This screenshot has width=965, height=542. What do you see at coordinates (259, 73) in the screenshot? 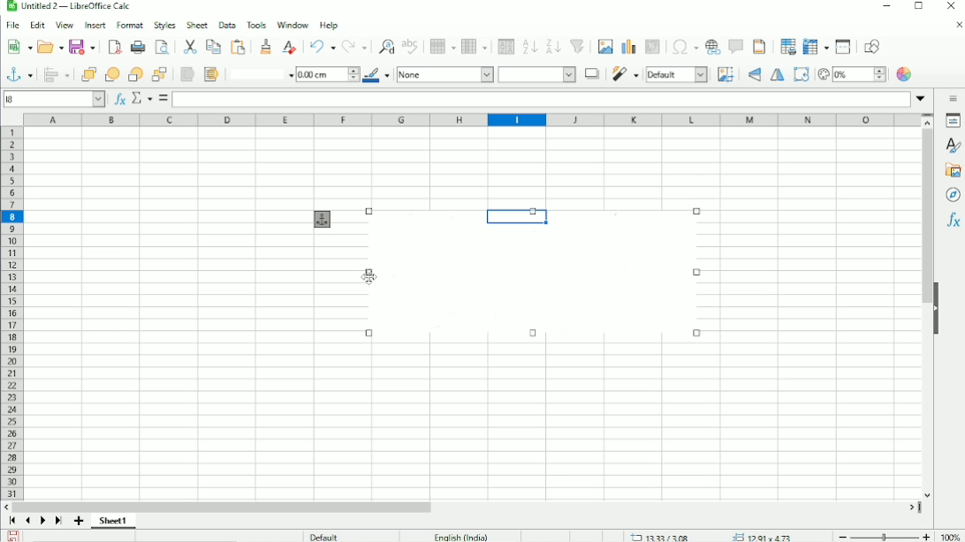
I see `Line style` at bounding box center [259, 73].